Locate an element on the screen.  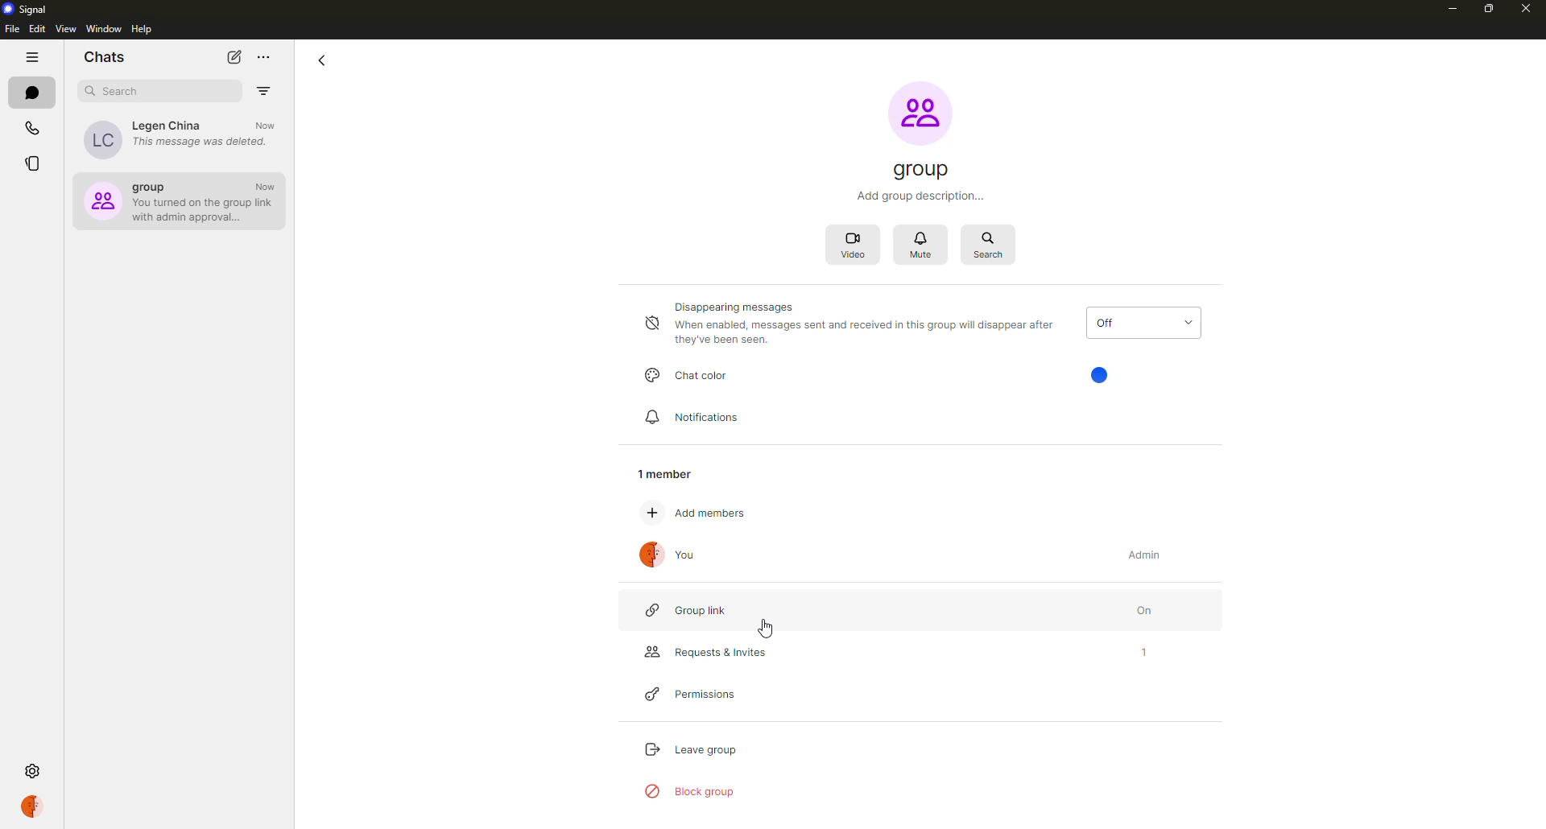
close is located at coordinates (1528, 10).